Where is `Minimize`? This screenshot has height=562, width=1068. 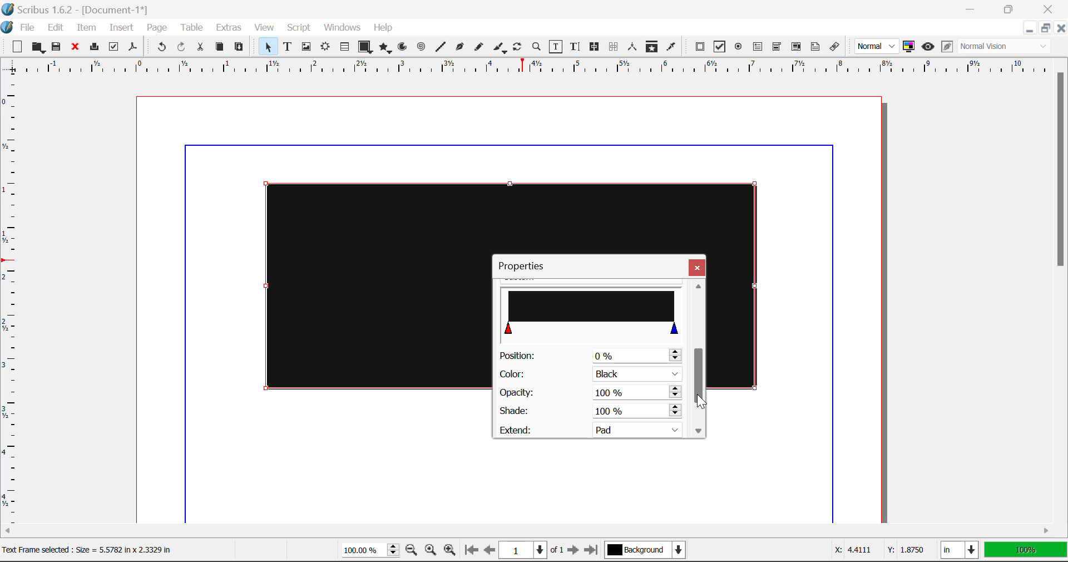 Minimize is located at coordinates (1044, 28).